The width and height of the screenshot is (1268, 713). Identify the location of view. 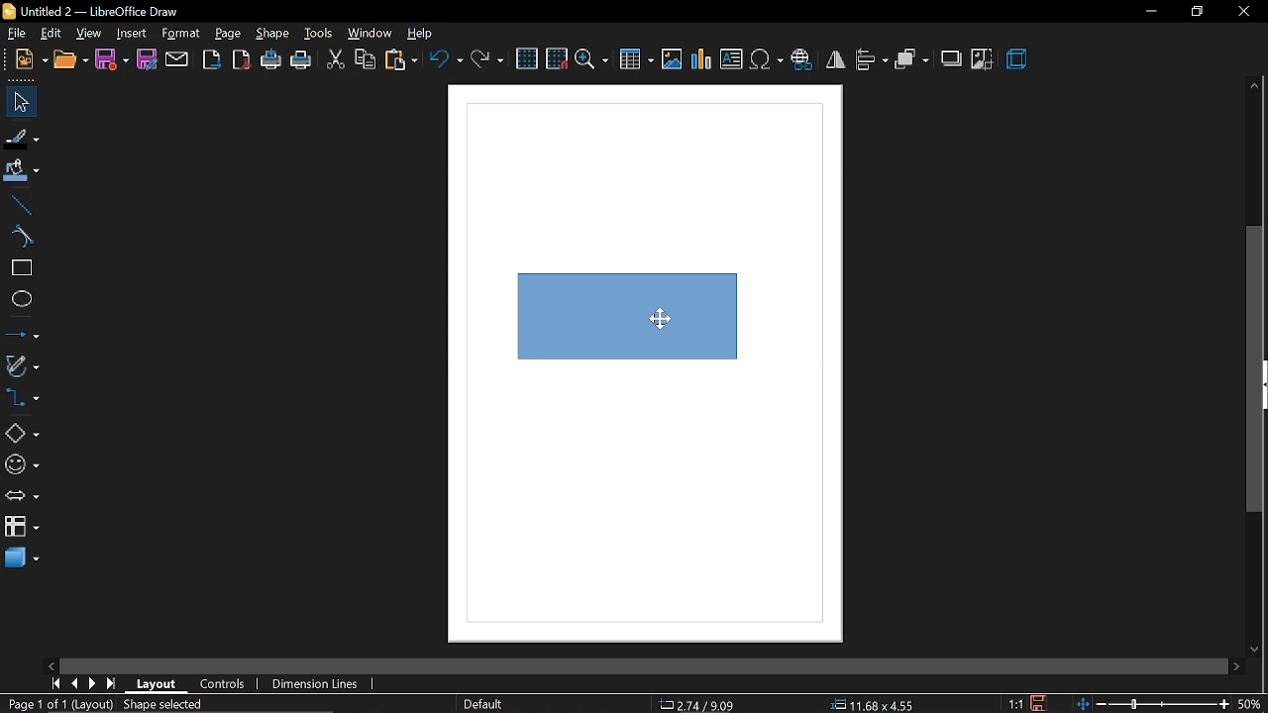
(91, 34).